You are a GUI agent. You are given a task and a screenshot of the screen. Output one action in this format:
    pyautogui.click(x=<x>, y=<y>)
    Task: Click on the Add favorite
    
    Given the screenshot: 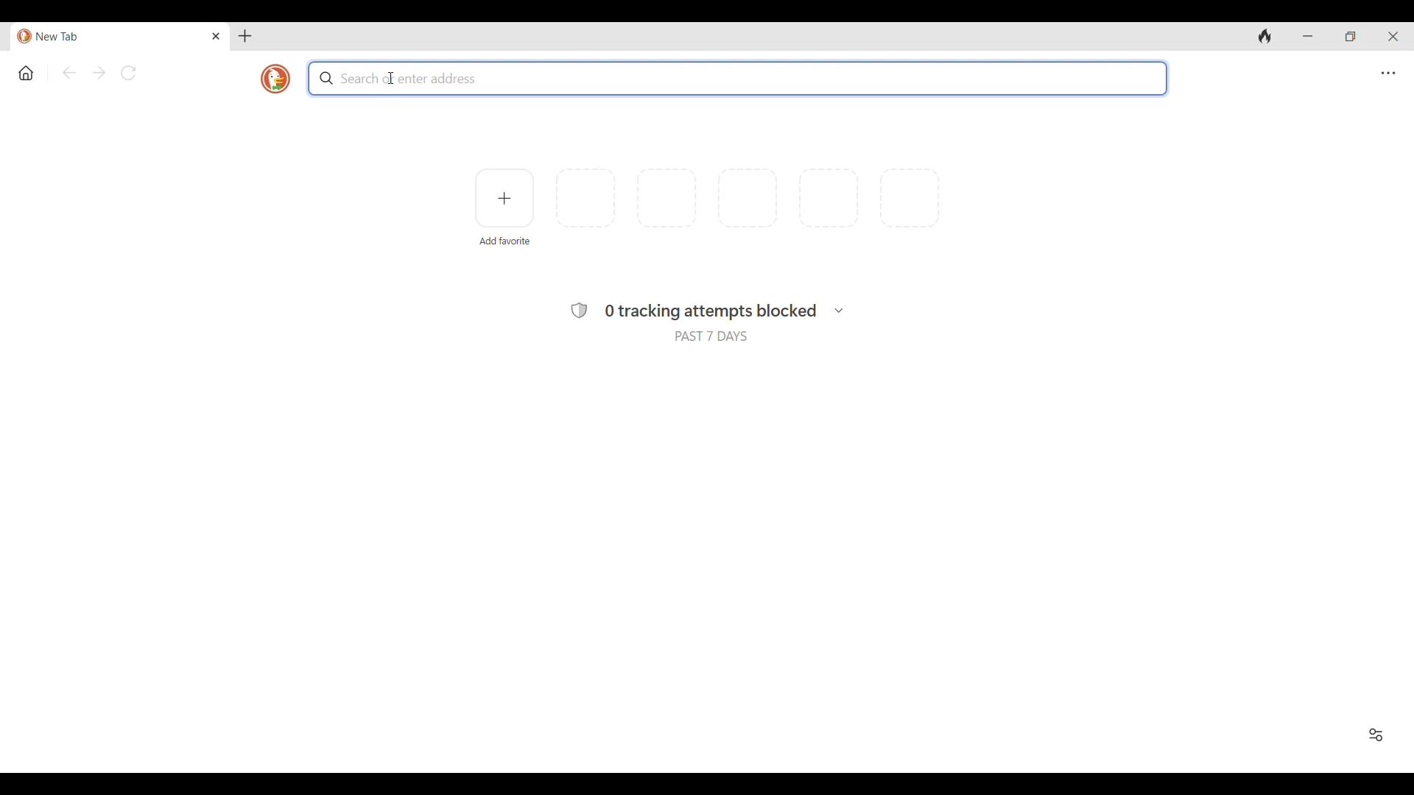 What is the action you would take?
    pyautogui.click(x=504, y=198)
    